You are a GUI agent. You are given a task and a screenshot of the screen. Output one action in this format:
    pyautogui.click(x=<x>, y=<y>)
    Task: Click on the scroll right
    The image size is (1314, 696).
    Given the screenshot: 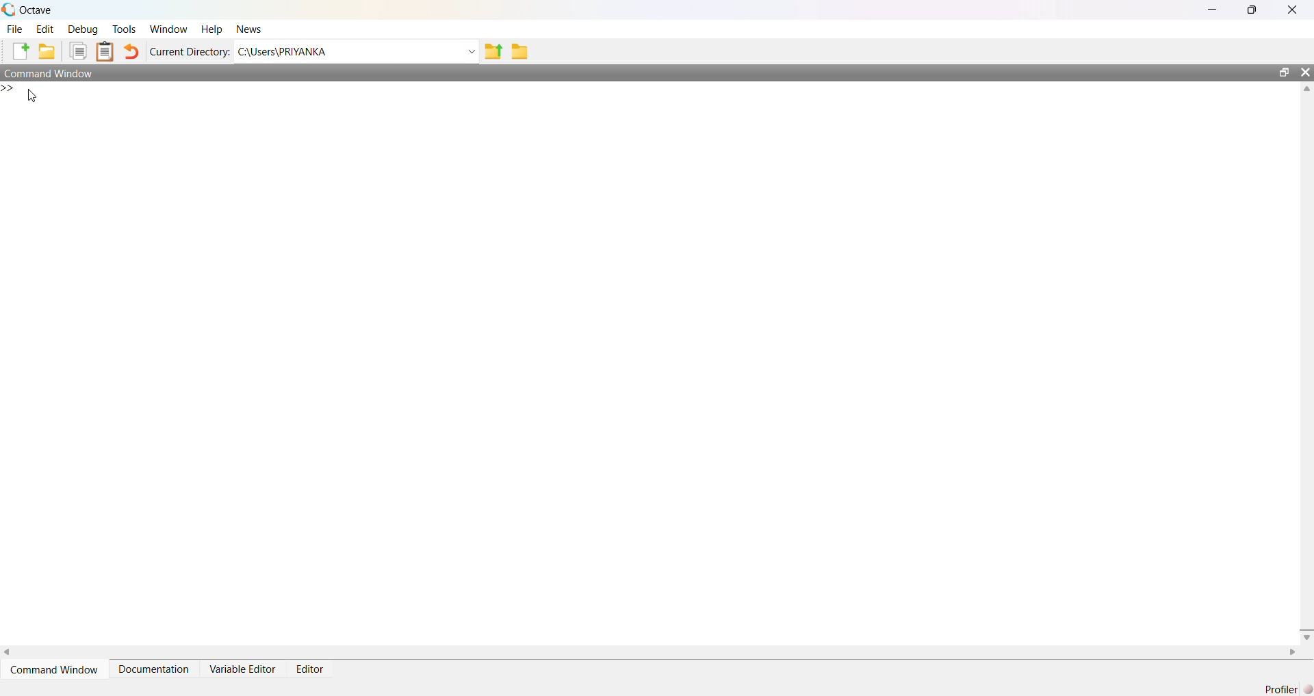 What is the action you would take?
    pyautogui.click(x=1293, y=652)
    